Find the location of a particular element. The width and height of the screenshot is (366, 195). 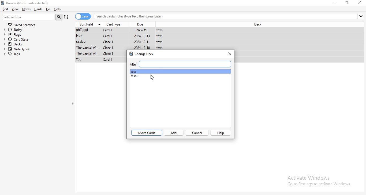

File is located at coordinates (121, 30).